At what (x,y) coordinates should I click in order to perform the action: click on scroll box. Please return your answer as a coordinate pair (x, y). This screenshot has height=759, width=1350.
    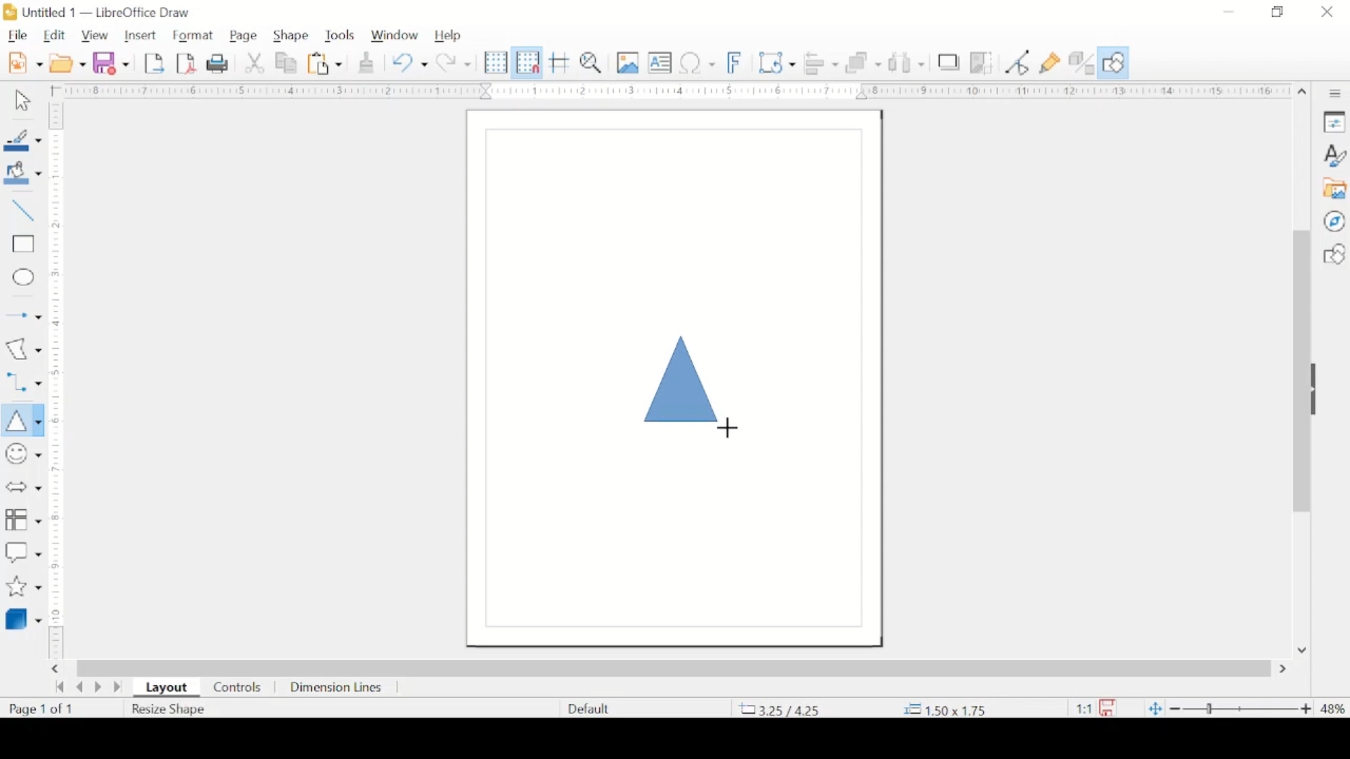
    Looking at the image, I should click on (675, 666).